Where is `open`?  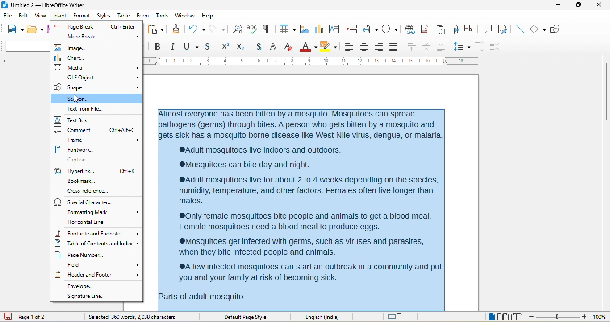
open is located at coordinates (35, 29).